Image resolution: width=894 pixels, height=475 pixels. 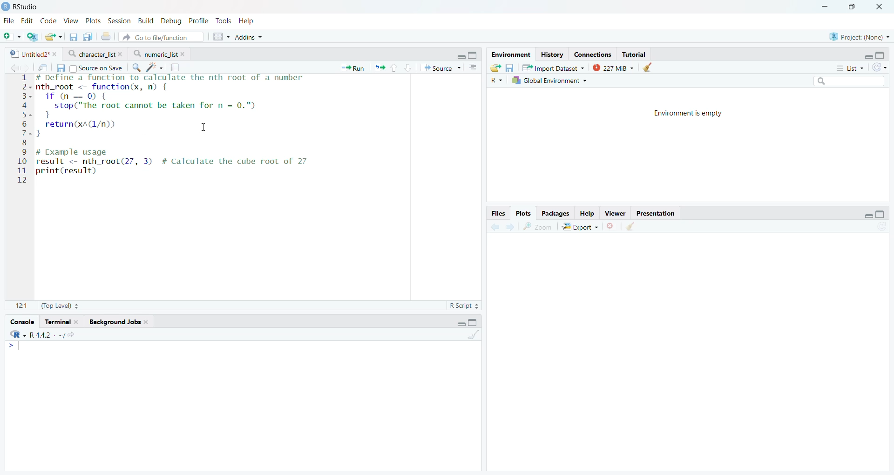 What do you see at coordinates (86, 37) in the screenshot?
I see `Save all open files` at bounding box center [86, 37].